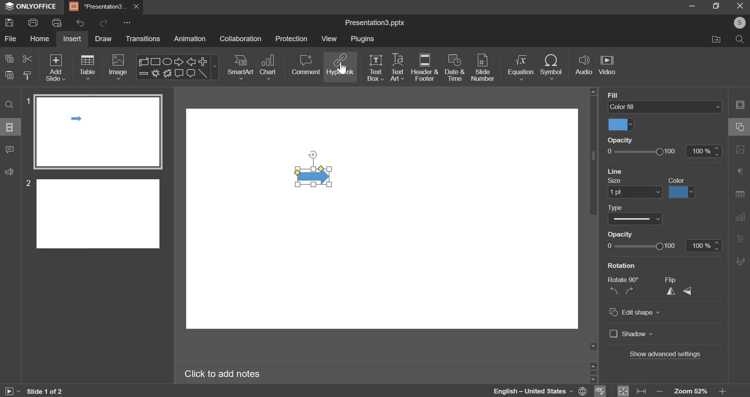  I want to click on chart, so click(269, 67).